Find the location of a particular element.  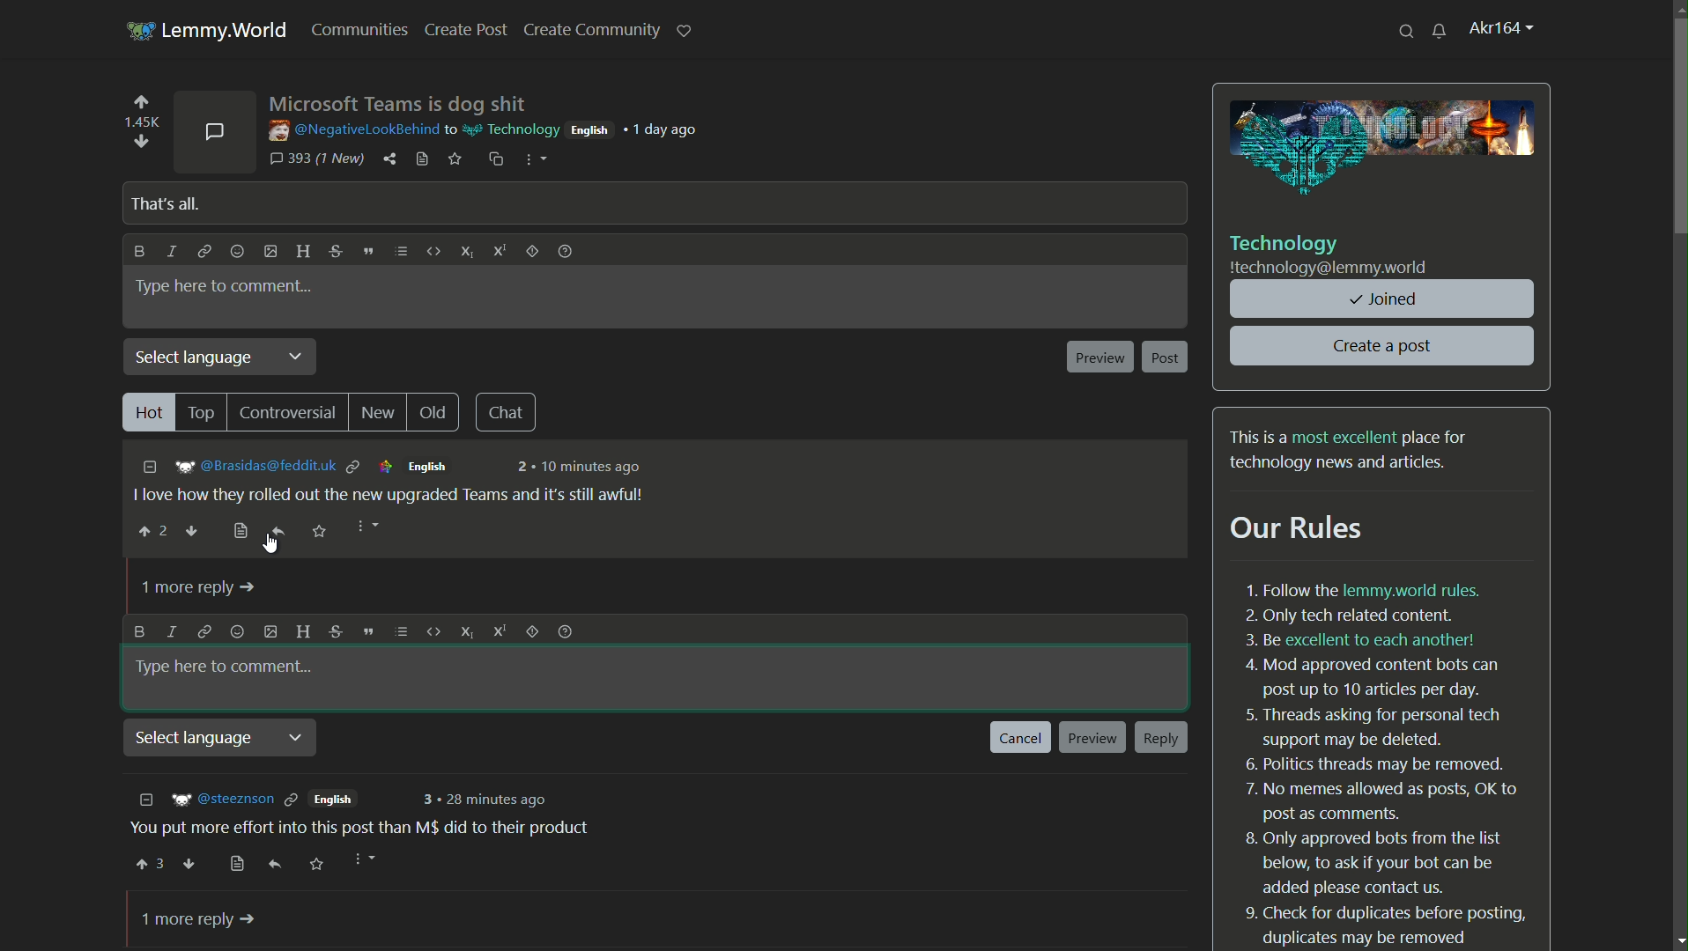

save is located at coordinates (319, 531).